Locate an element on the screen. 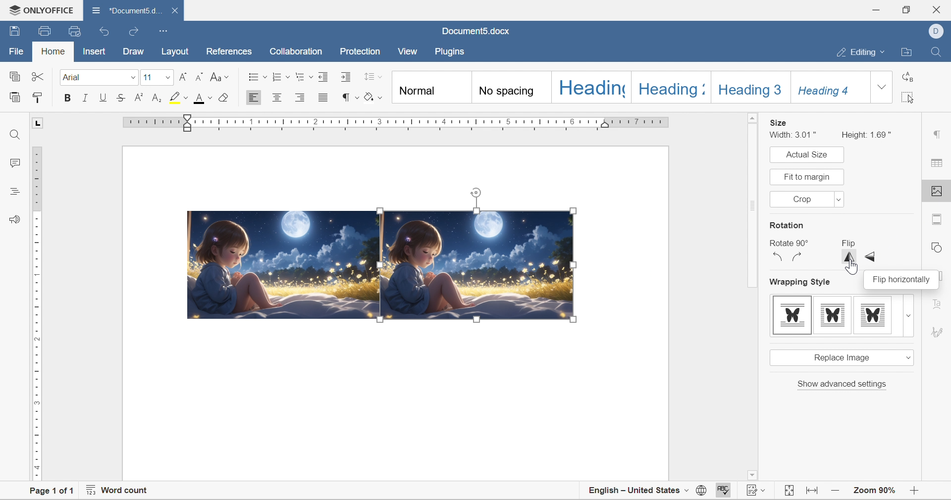 The width and height of the screenshot is (951, 500). find is located at coordinates (937, 52).